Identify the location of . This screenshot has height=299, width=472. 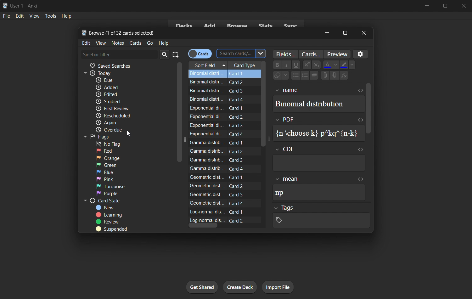
(317, 163).